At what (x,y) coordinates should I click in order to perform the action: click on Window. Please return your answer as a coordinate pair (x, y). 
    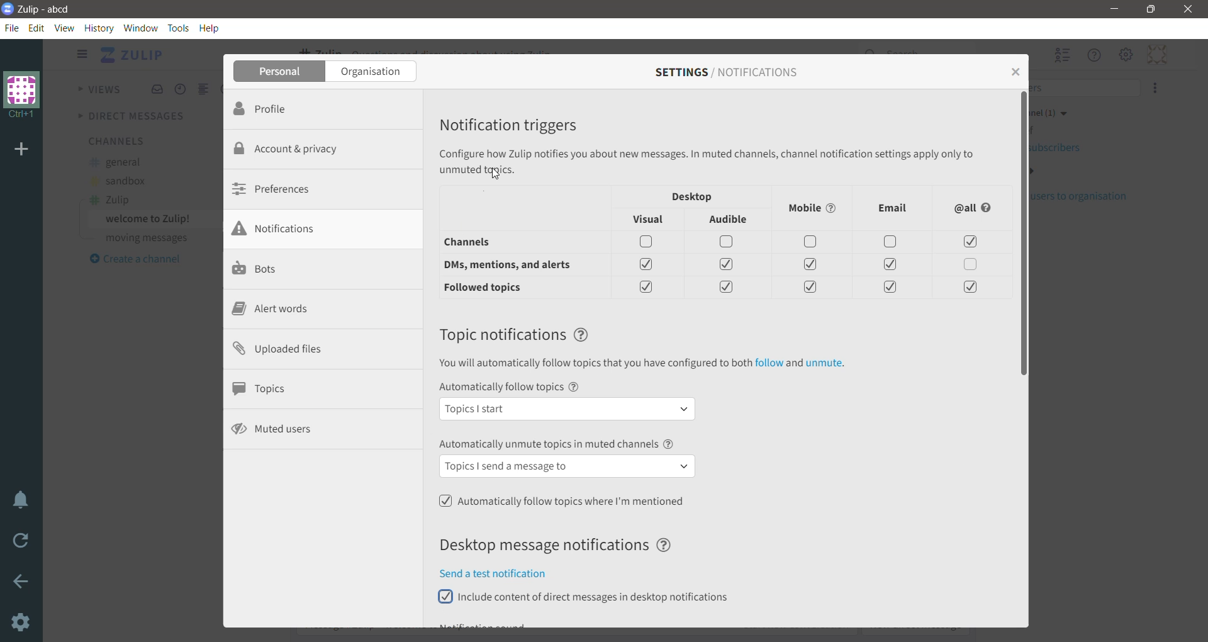
    Looking at the image, I should click on (141, 28).